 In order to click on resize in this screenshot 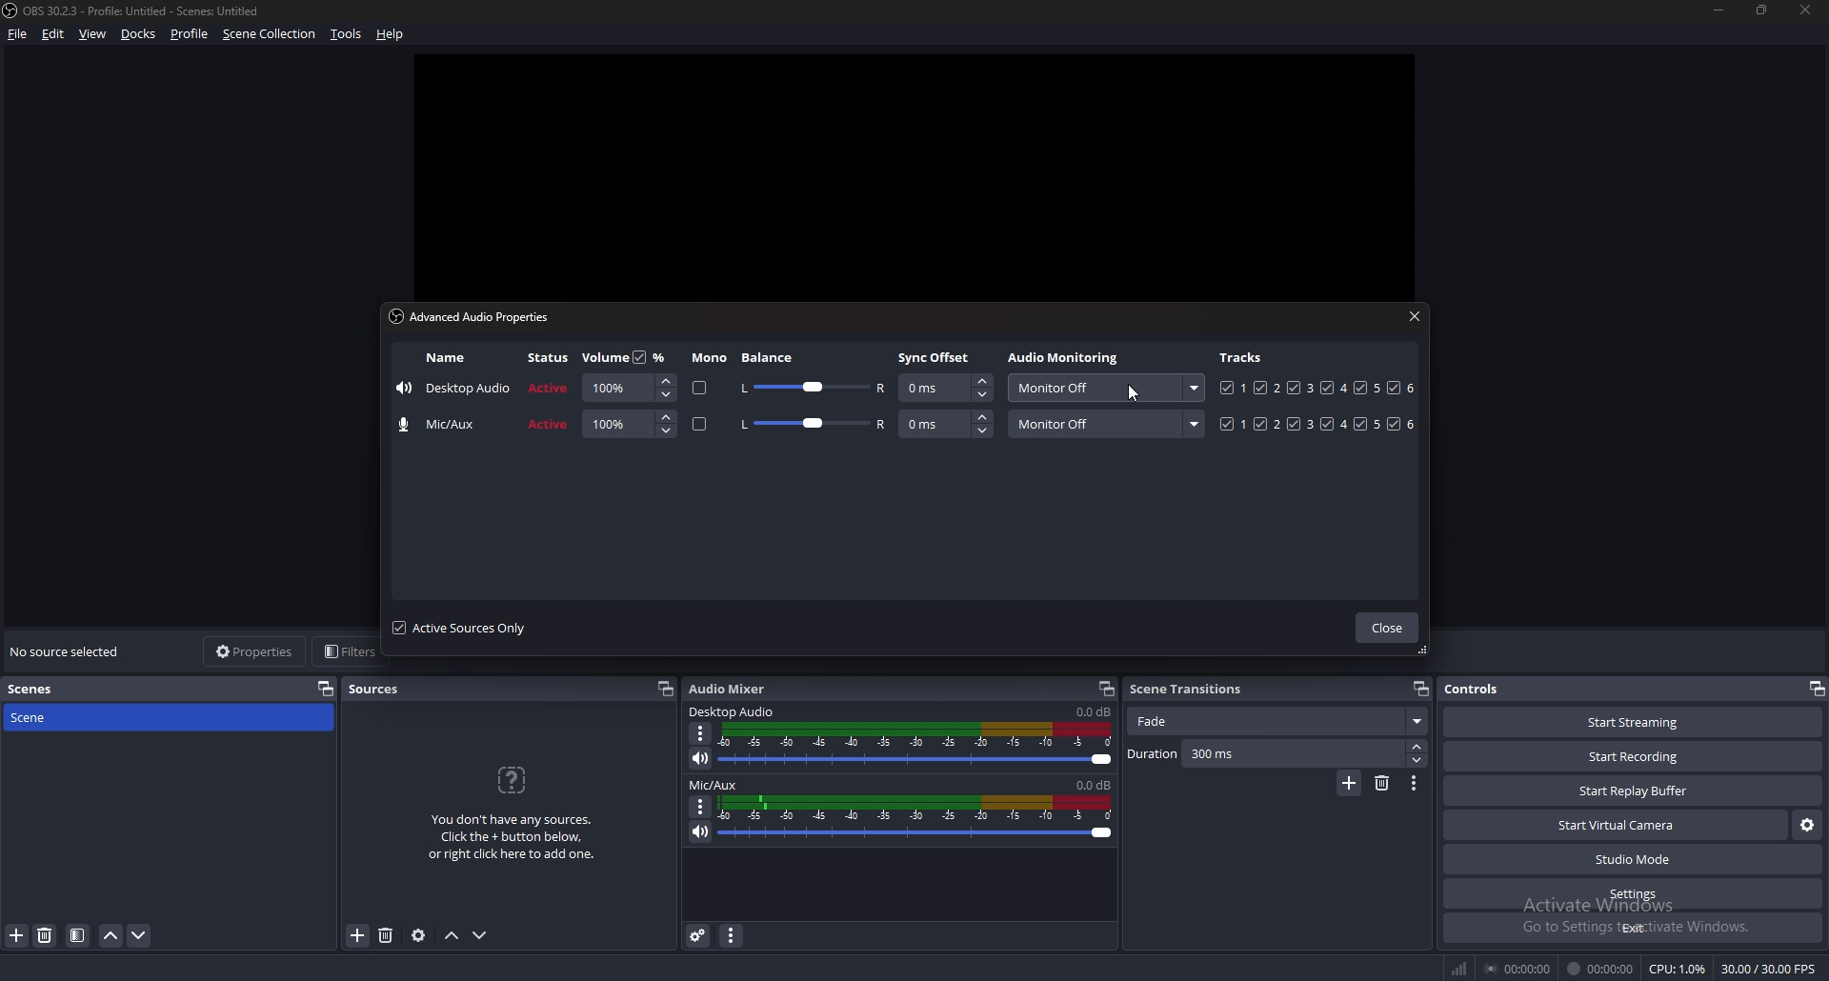, I will do `click(1762, 10)`.